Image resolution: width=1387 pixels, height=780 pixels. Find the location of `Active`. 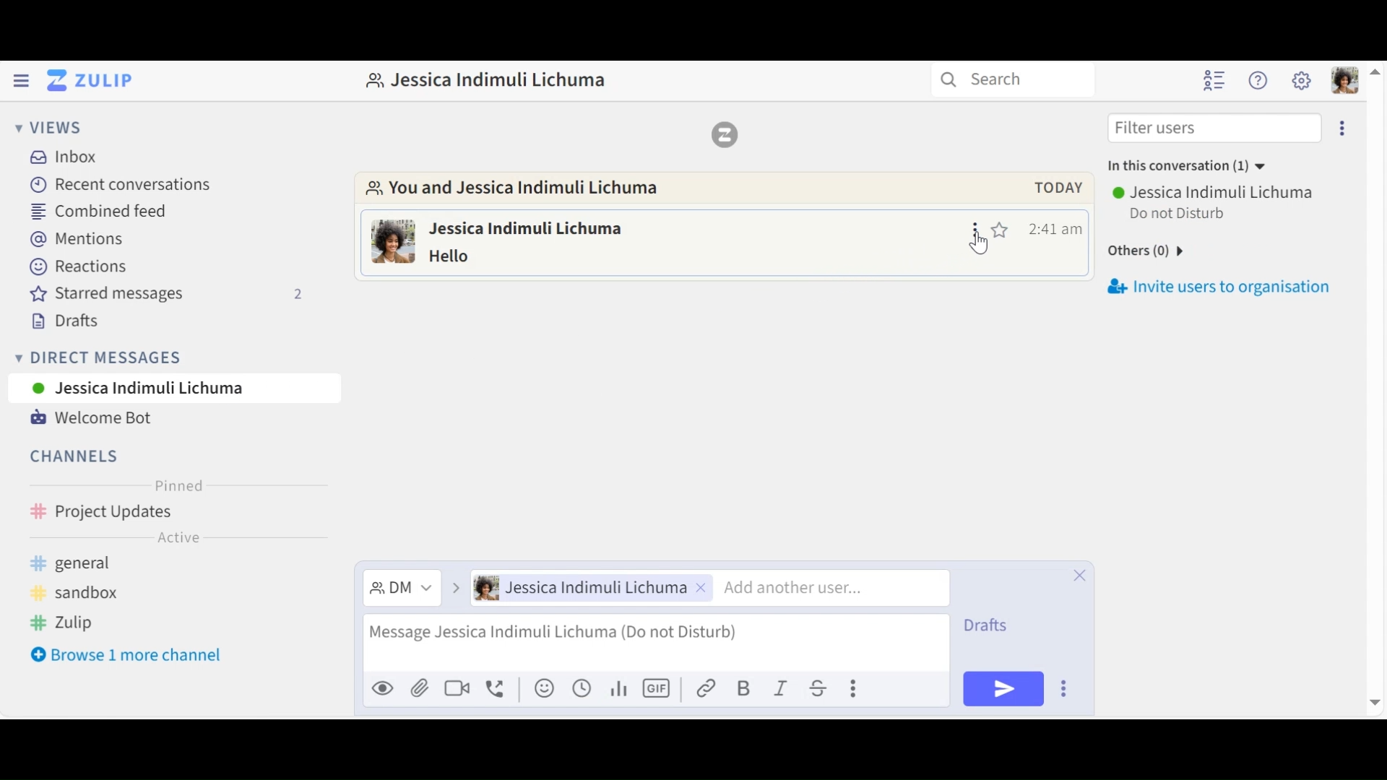

Active is located at coordinates (177, 540).